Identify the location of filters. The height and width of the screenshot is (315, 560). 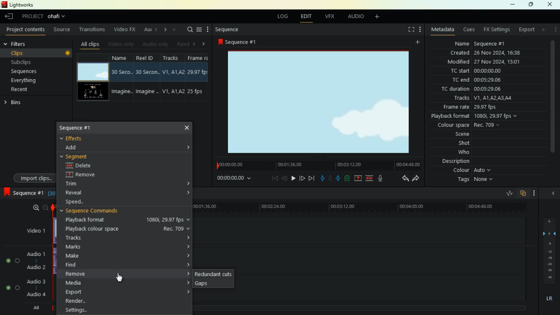
(24, 44).